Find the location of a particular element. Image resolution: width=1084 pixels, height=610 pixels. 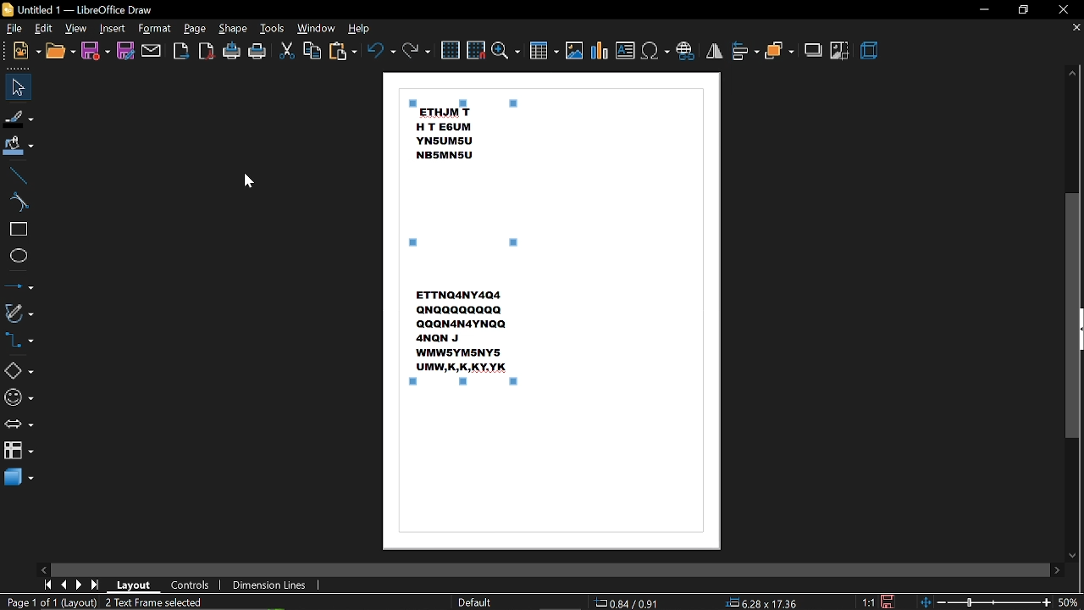

edit is located at coordinates (45, 29).